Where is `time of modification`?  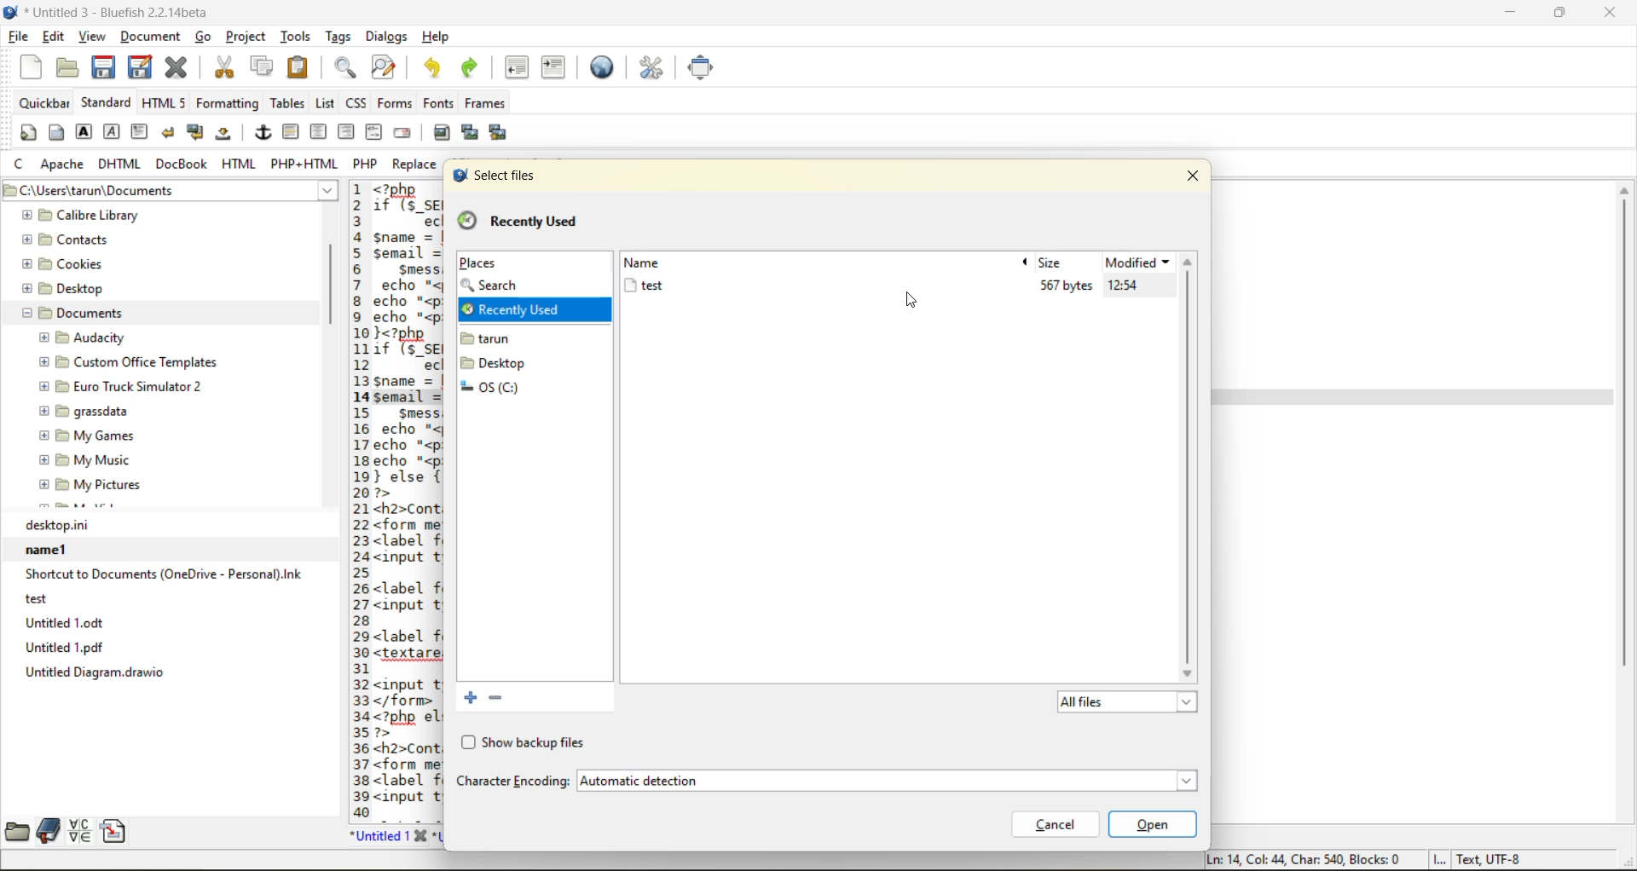 time of modification is located at coordinates (1139, 286).